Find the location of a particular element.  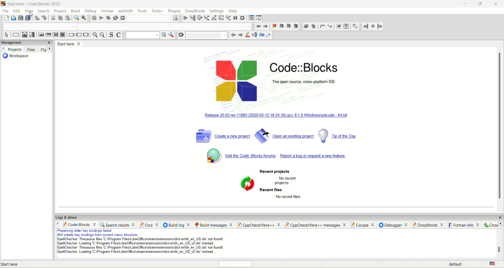

vertical scroll bar is located at coordinates (501, 127).